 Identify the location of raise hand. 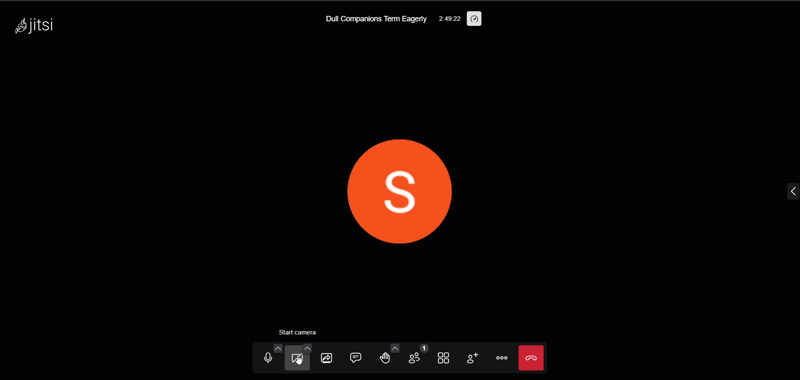
(381, 358).